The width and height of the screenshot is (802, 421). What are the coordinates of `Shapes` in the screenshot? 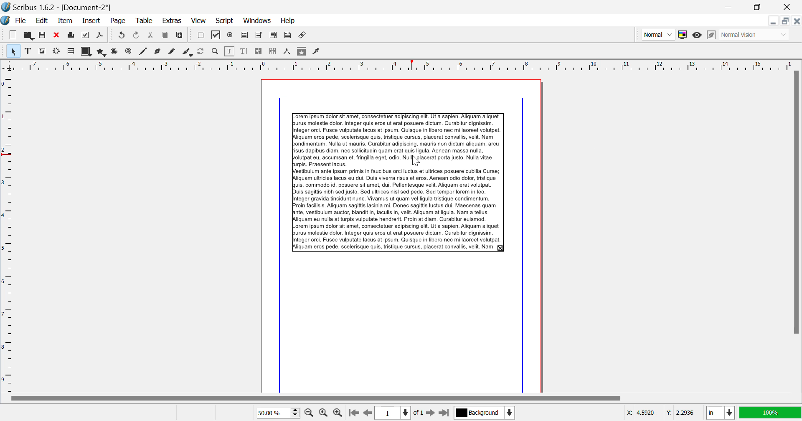 It's located at (86, 51).